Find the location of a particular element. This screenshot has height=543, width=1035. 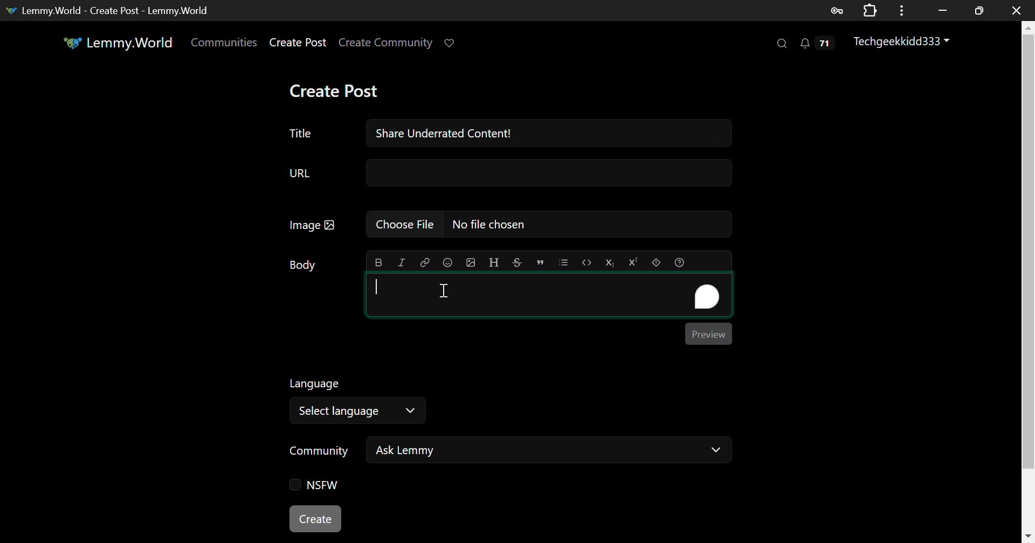

Italic is located at coordinates (401, 263).